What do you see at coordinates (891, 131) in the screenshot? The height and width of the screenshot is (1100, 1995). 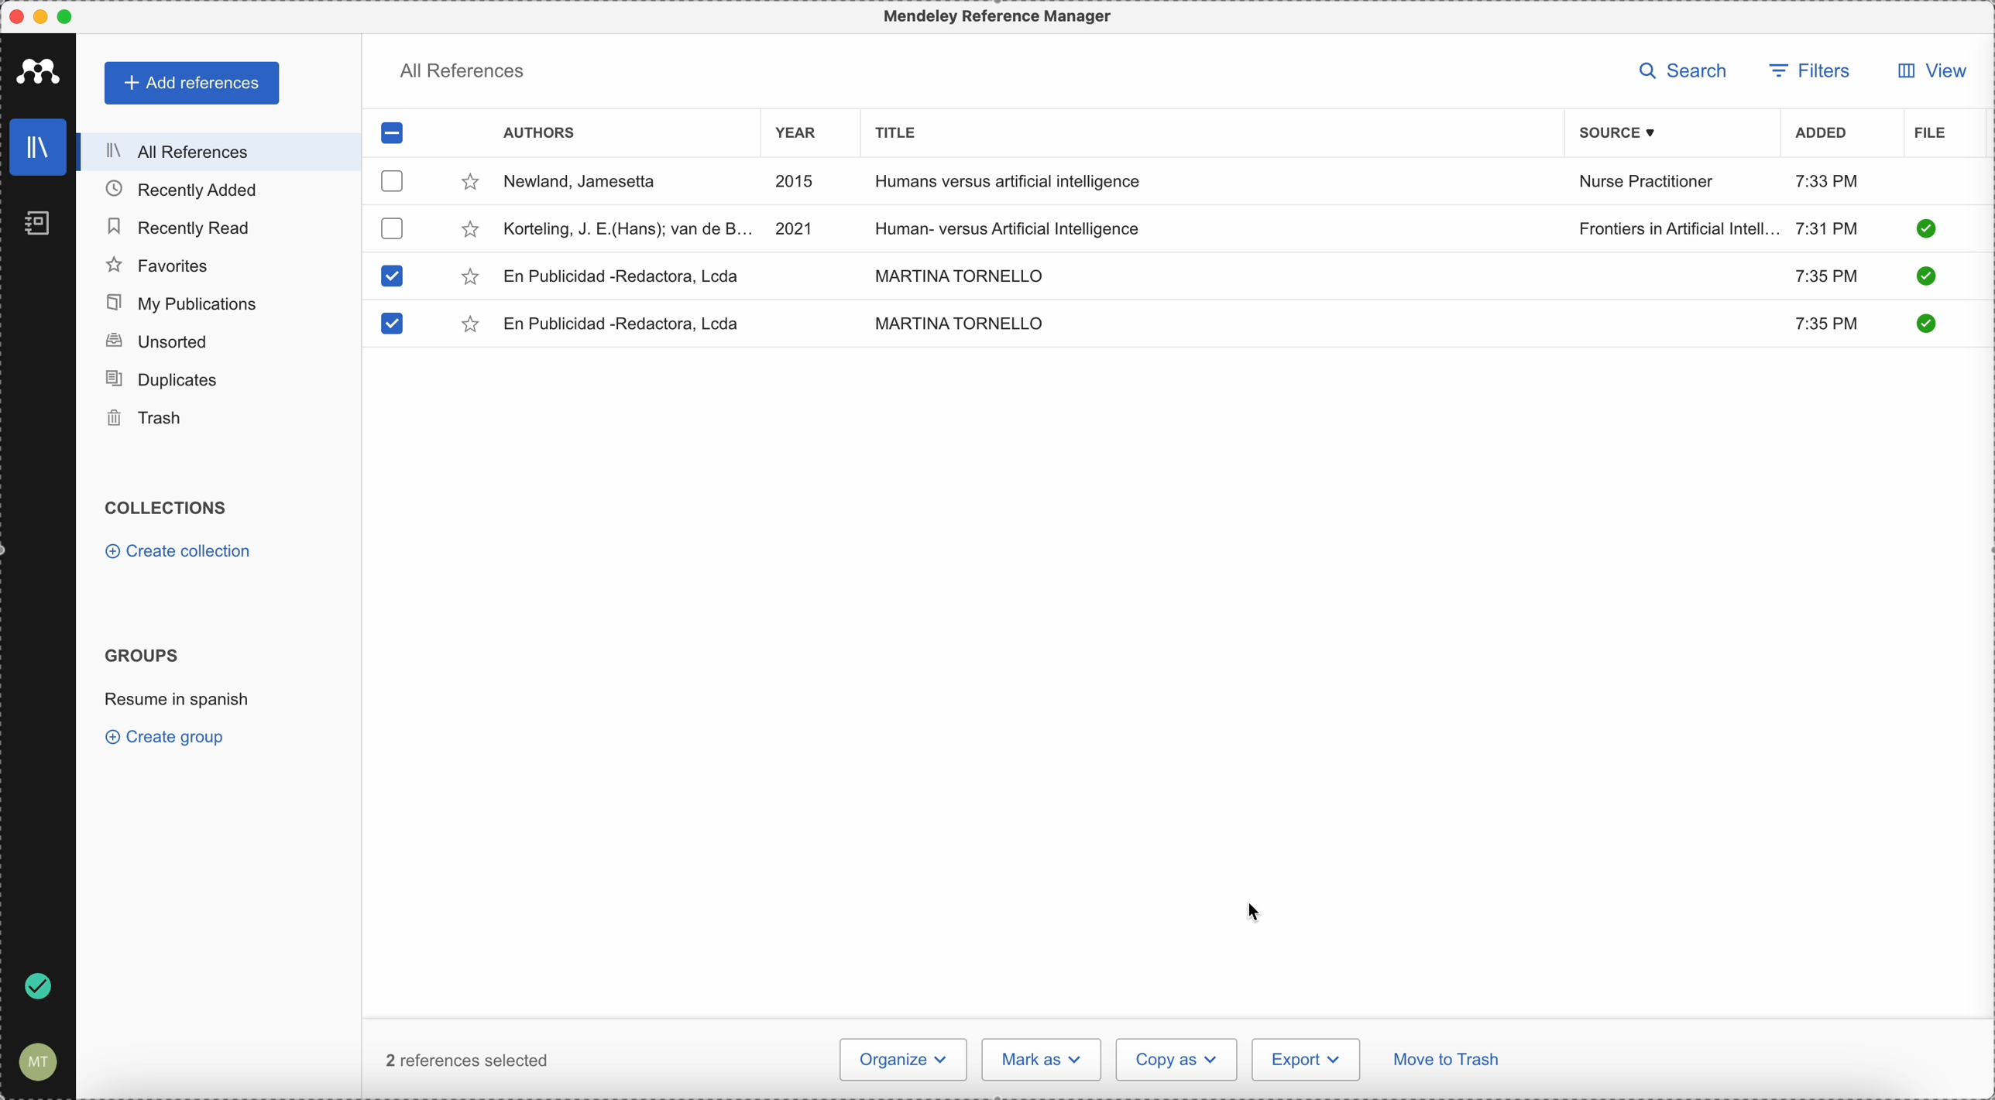 I see `title` at bounding box center [891, 131].